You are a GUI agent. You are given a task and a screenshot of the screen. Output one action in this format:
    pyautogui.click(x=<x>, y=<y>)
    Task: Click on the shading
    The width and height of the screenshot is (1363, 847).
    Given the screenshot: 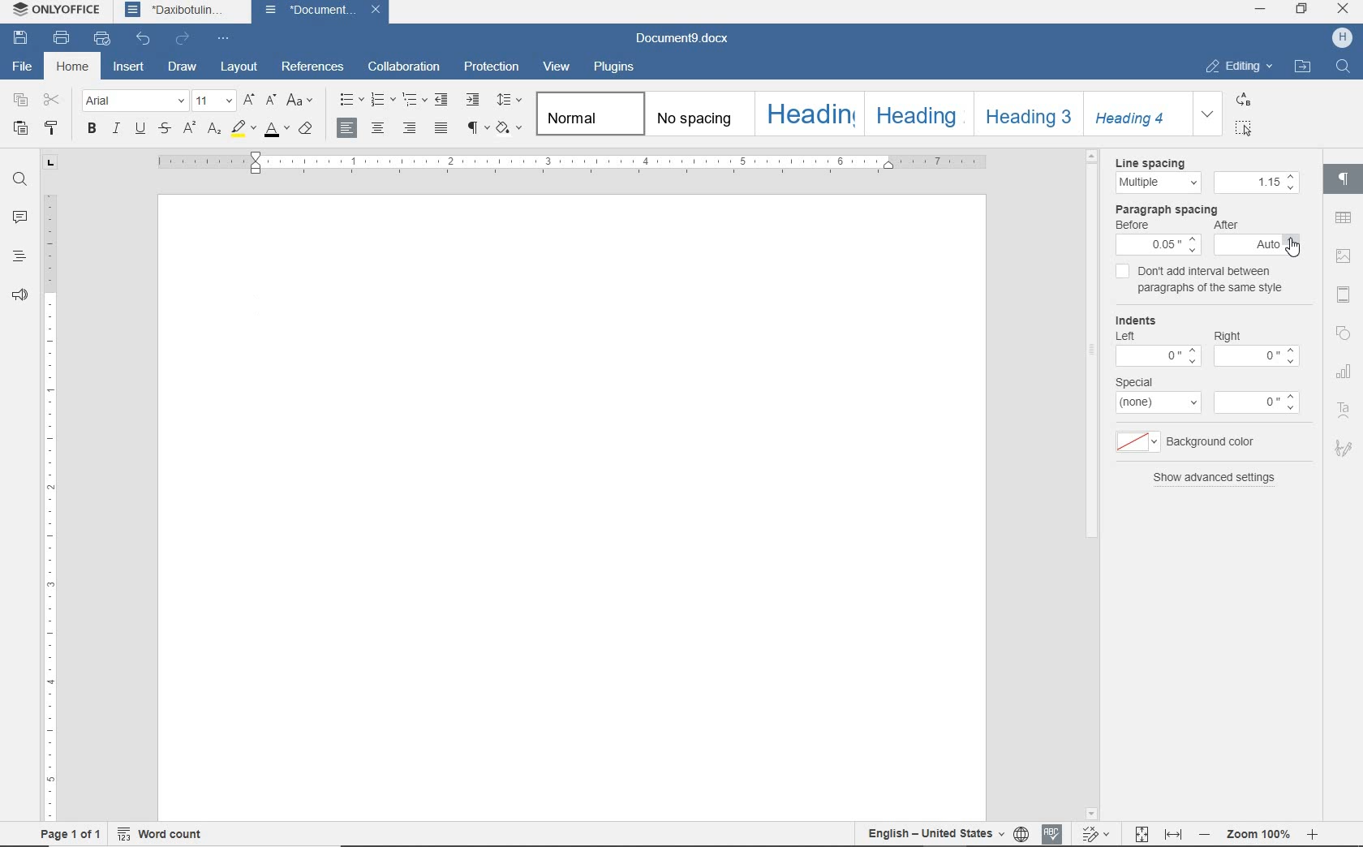 What is the action you would take?
    pyautogui.click(x=510, y=130)
    